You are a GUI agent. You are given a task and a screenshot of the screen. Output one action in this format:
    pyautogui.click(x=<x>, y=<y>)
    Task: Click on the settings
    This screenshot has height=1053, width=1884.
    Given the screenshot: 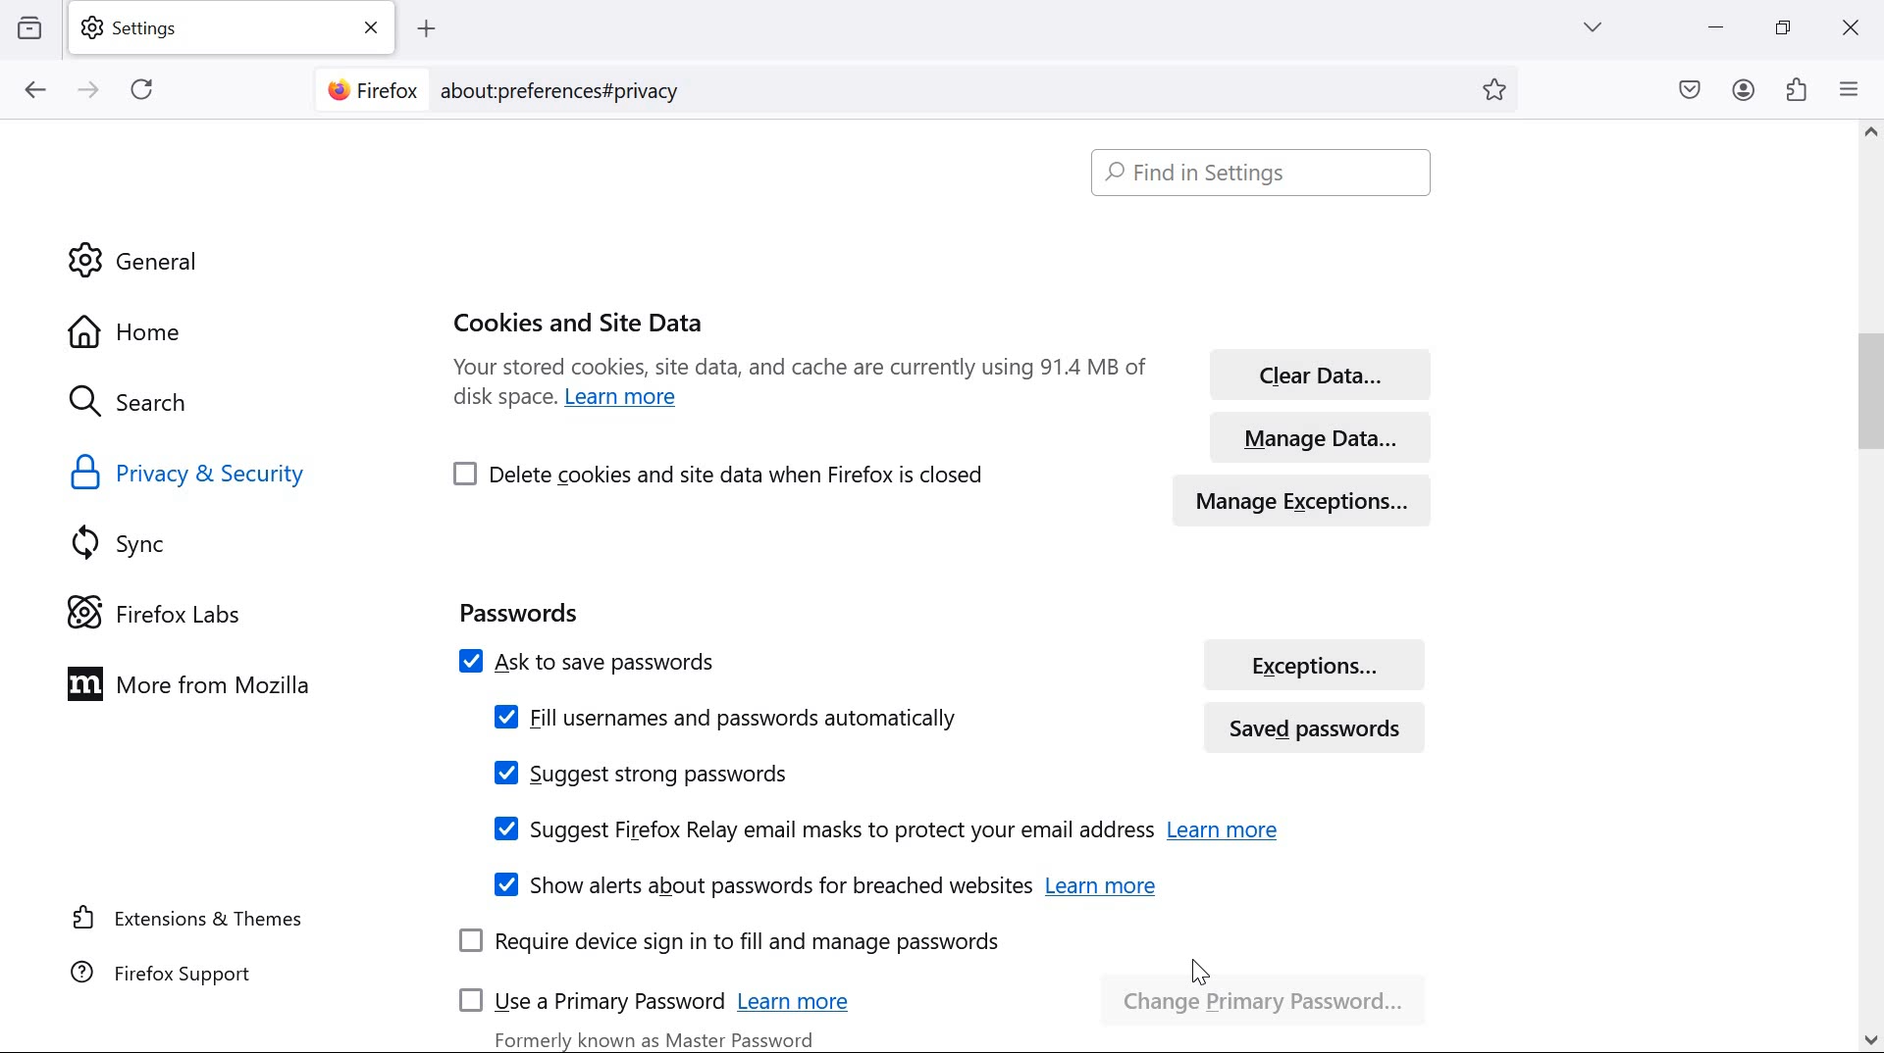 What is the action you would take?
    pyautogui.click(x=236, y=28)
    